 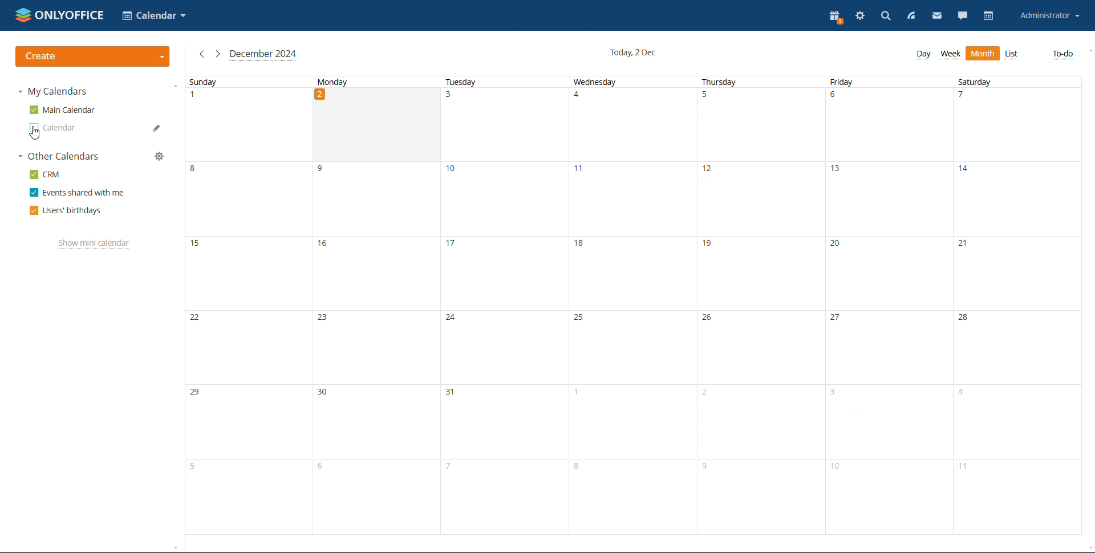 I want to click on next month, so click(x=217, y=54).